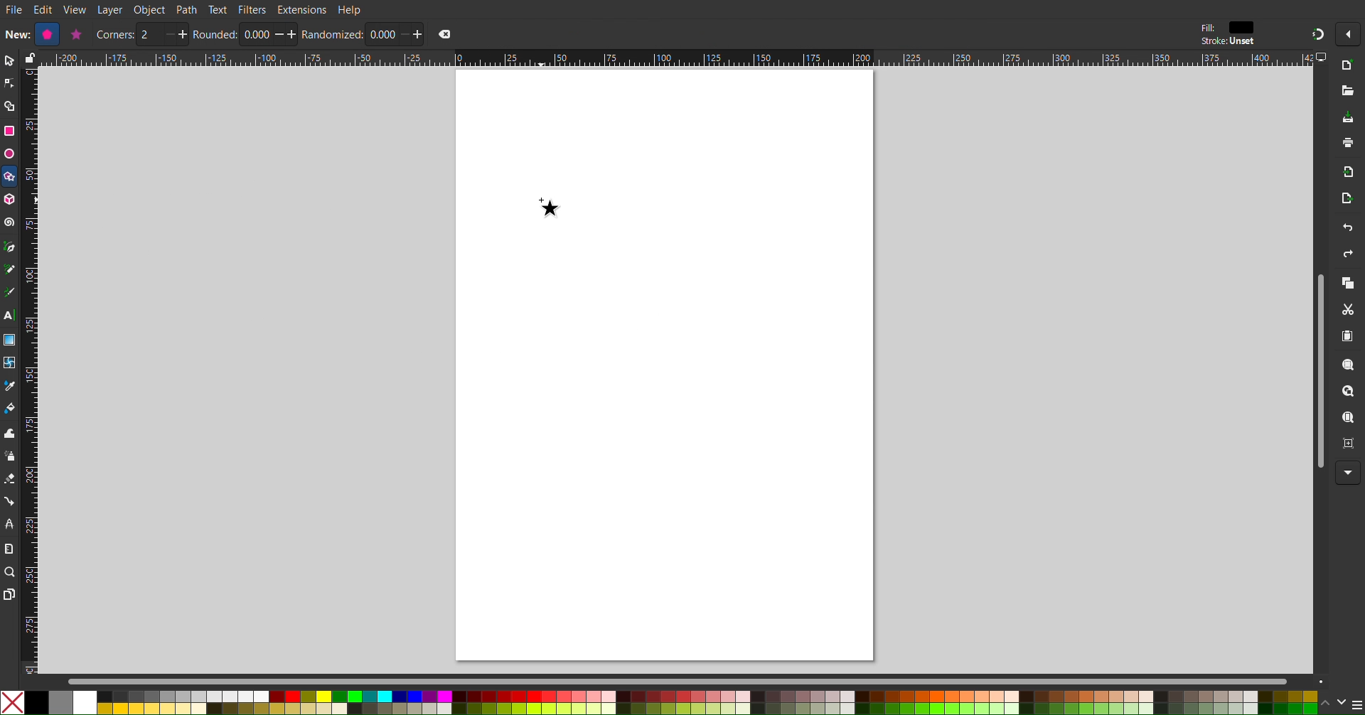  What do you see at coordinates (75, 10) in the screenshot?
I see `View` at bounding box center [75, 10].